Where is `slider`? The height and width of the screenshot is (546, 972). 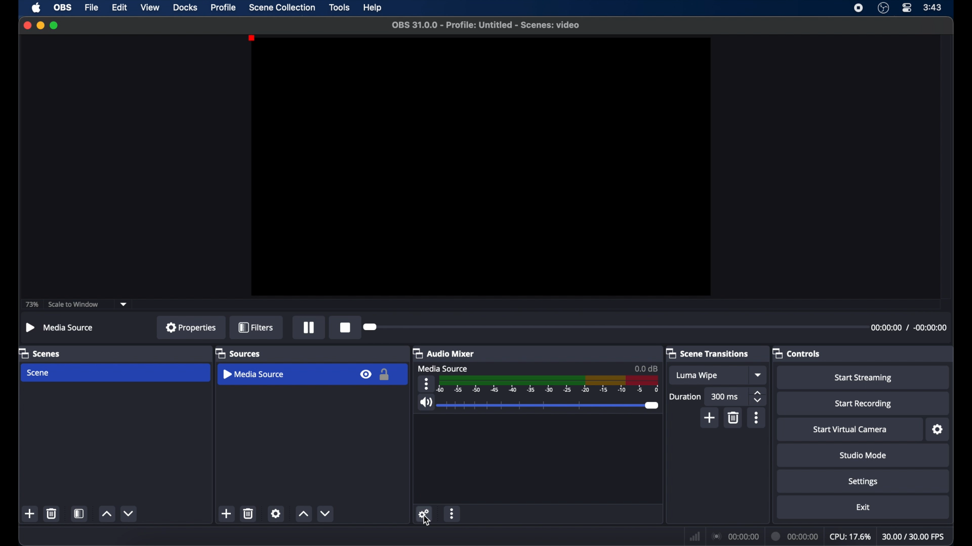 slider is located at coordinates (371, 327).